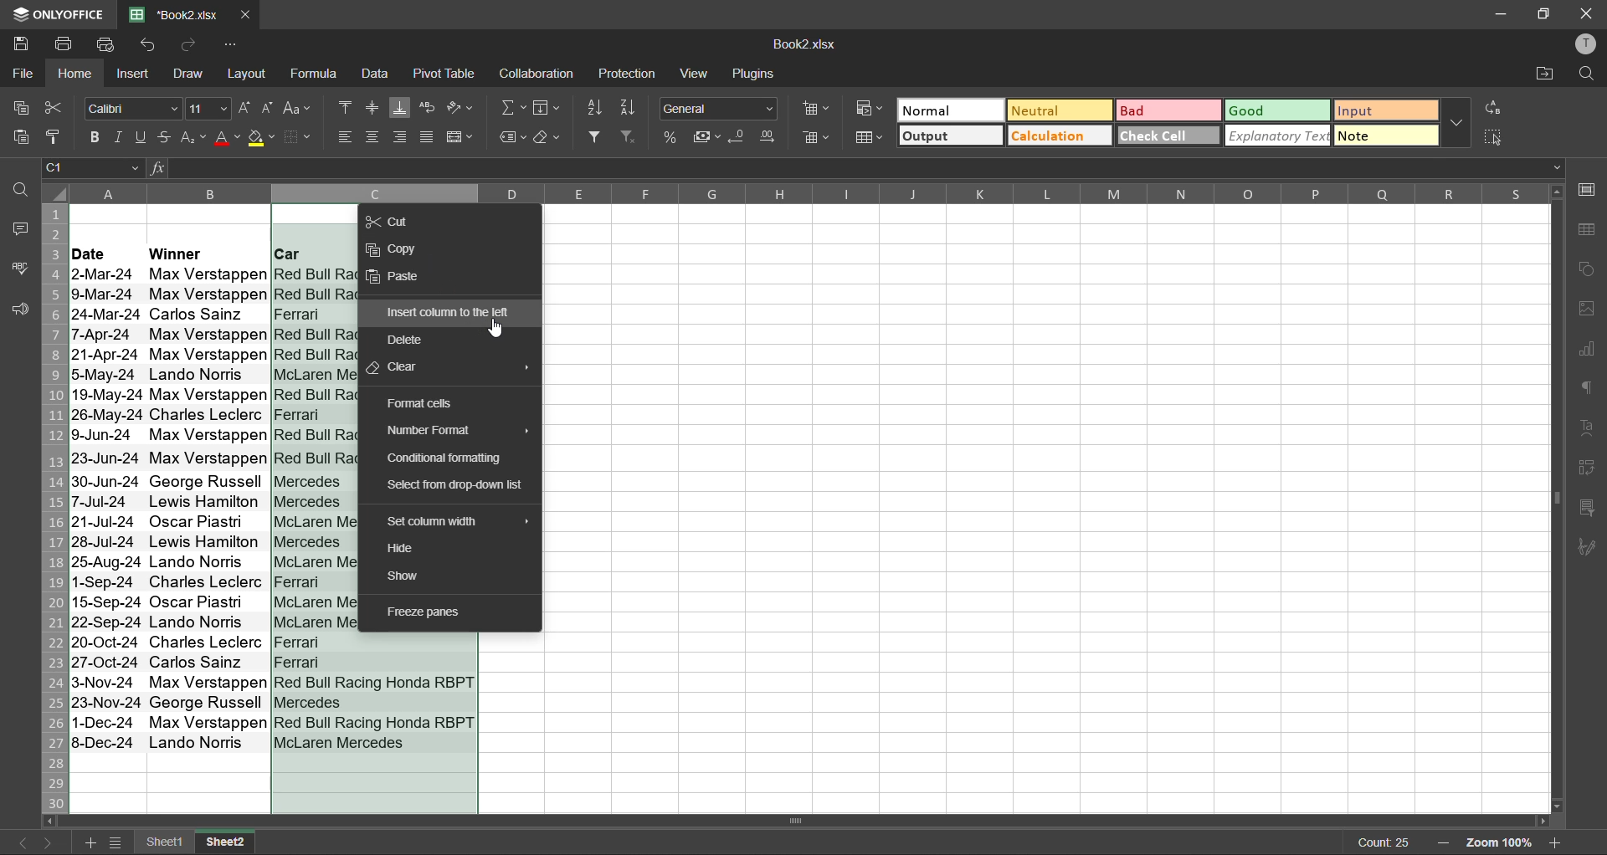 The image size is (1607, 855). Describe the element at coordinates (21, 193) in the screenshot. I see `find` at that location.